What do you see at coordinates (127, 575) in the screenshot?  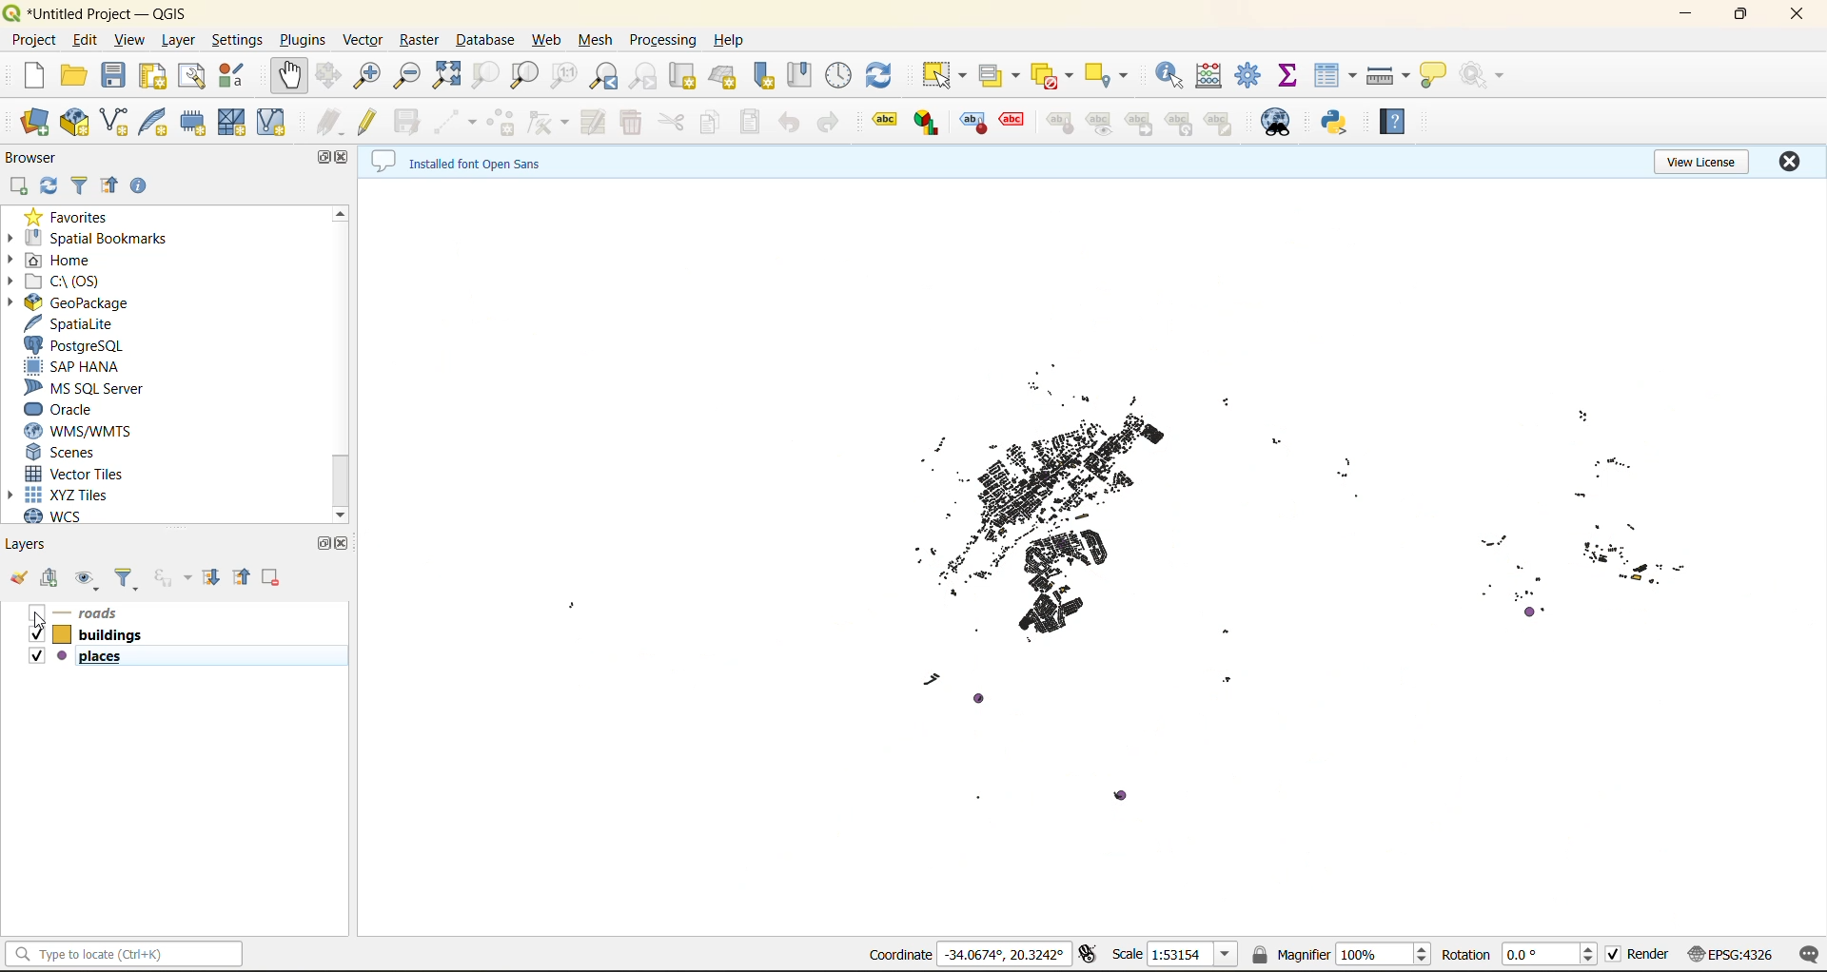 I see `filter` at bounding box center [127, 575].